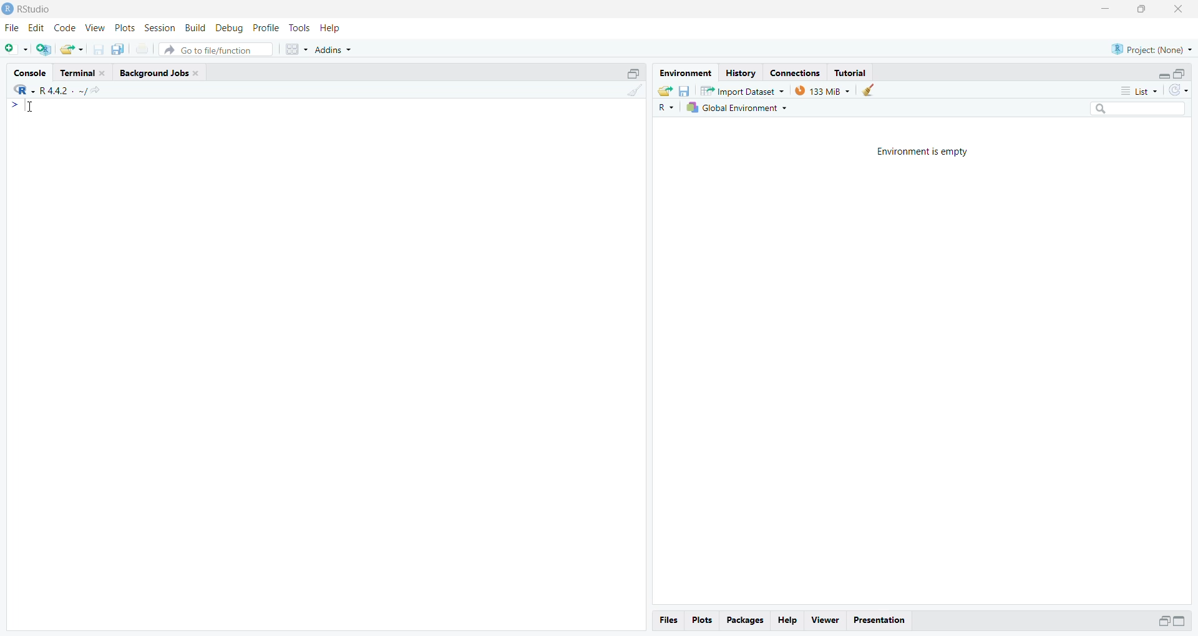  What do you see at coordinates (37, 29) in the screenshot?
I see `Edit` at bounding box center [37, 29].